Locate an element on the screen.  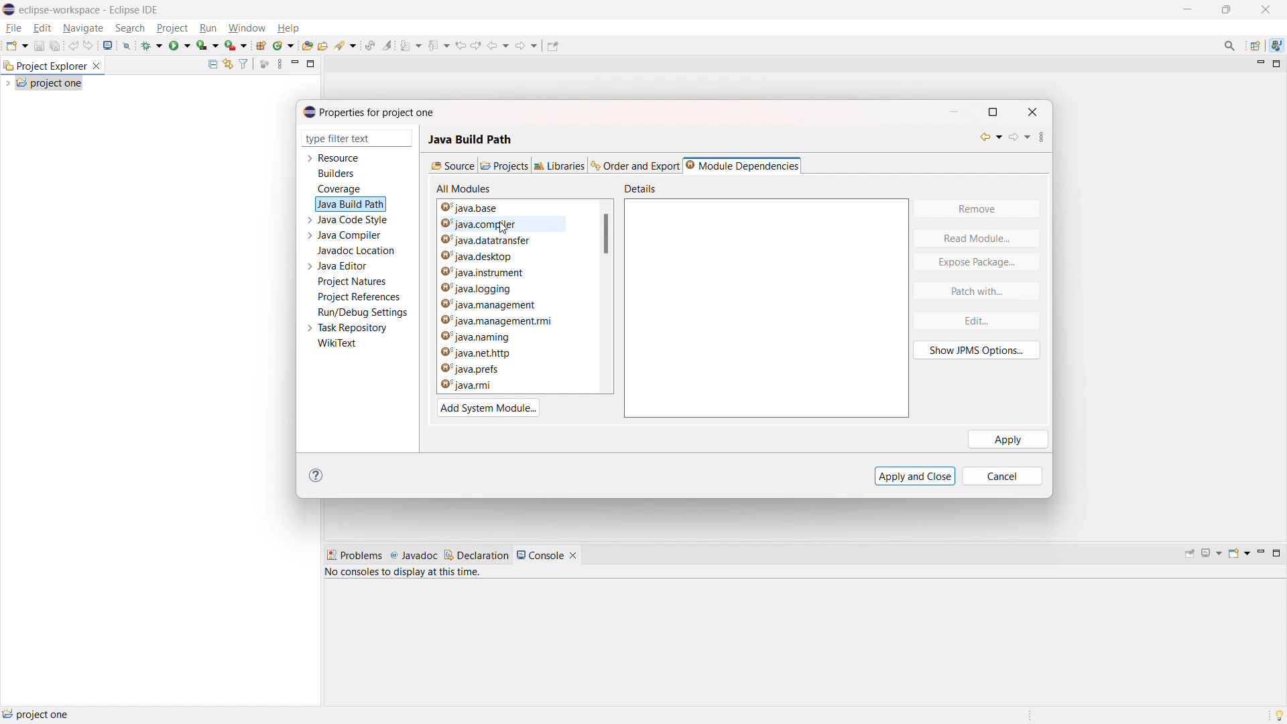
minimize is located at coordinates (1227, 10).